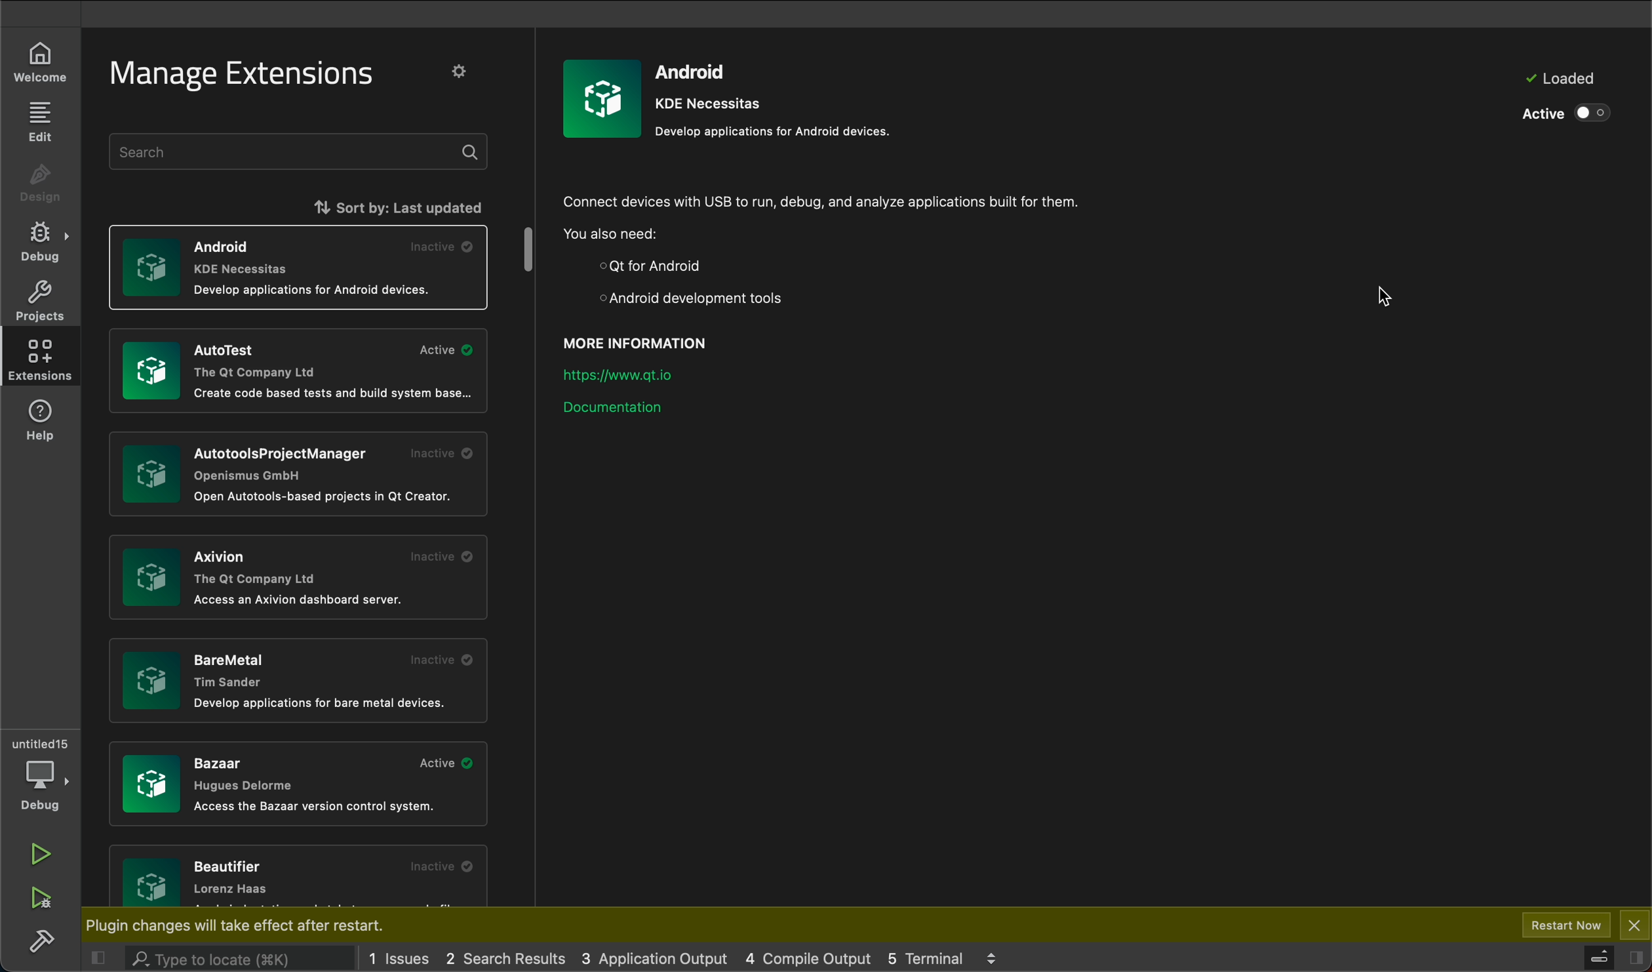  Describe the element at coordinates (300, 877) in the screenshot. I see `extensions list` at that location.